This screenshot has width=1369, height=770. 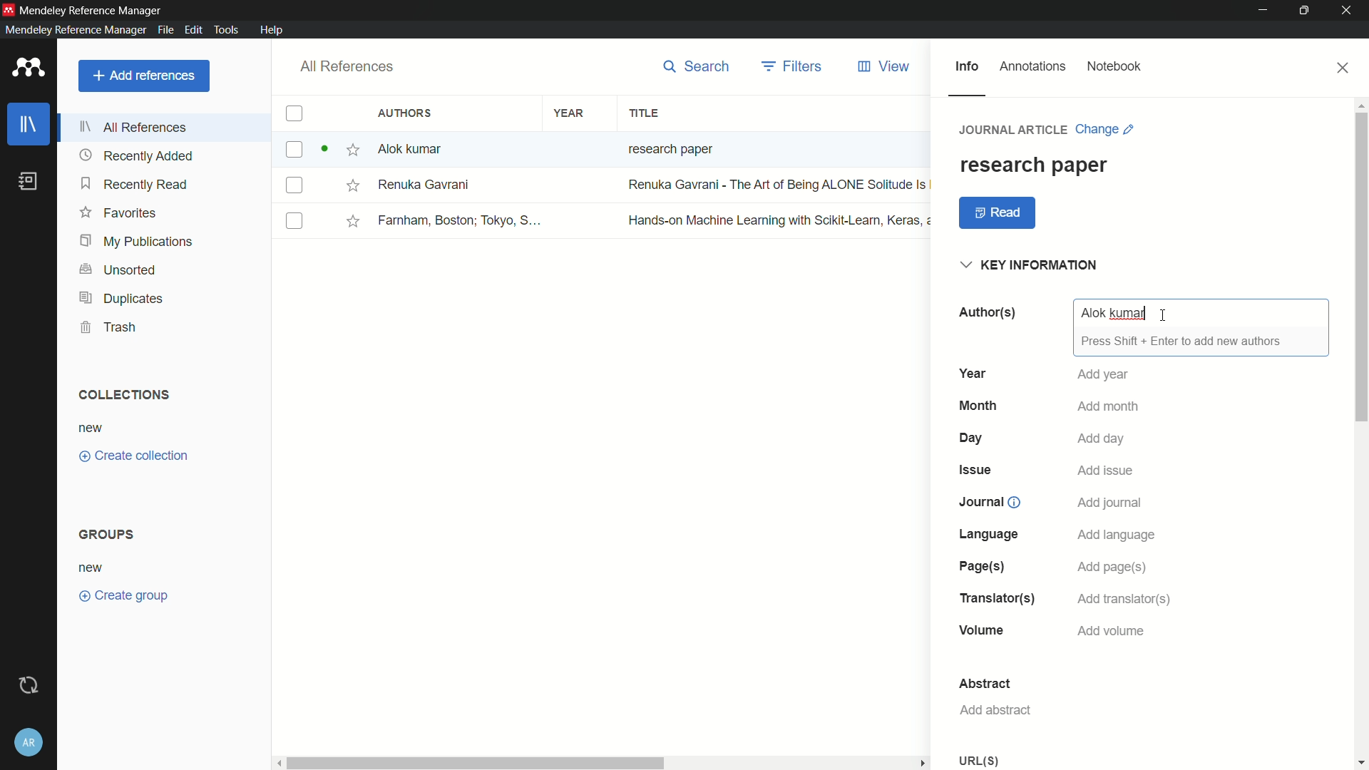 I want to click on create collections, so click(x=133, y=456).